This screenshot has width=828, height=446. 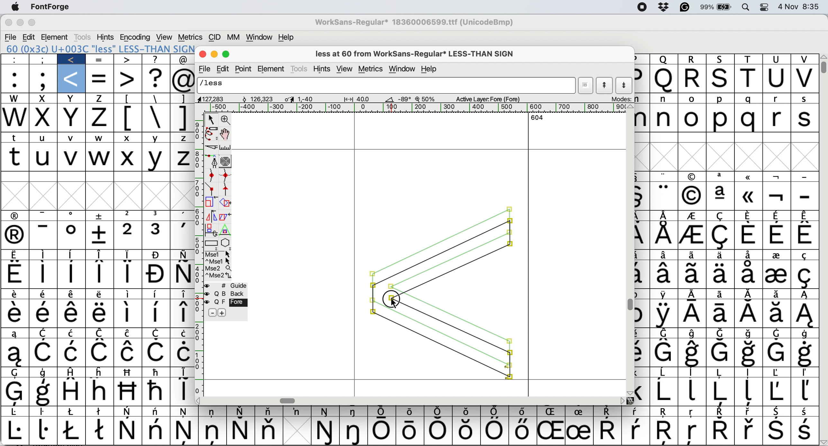 I want to click on p, so click(x=643, y=79).